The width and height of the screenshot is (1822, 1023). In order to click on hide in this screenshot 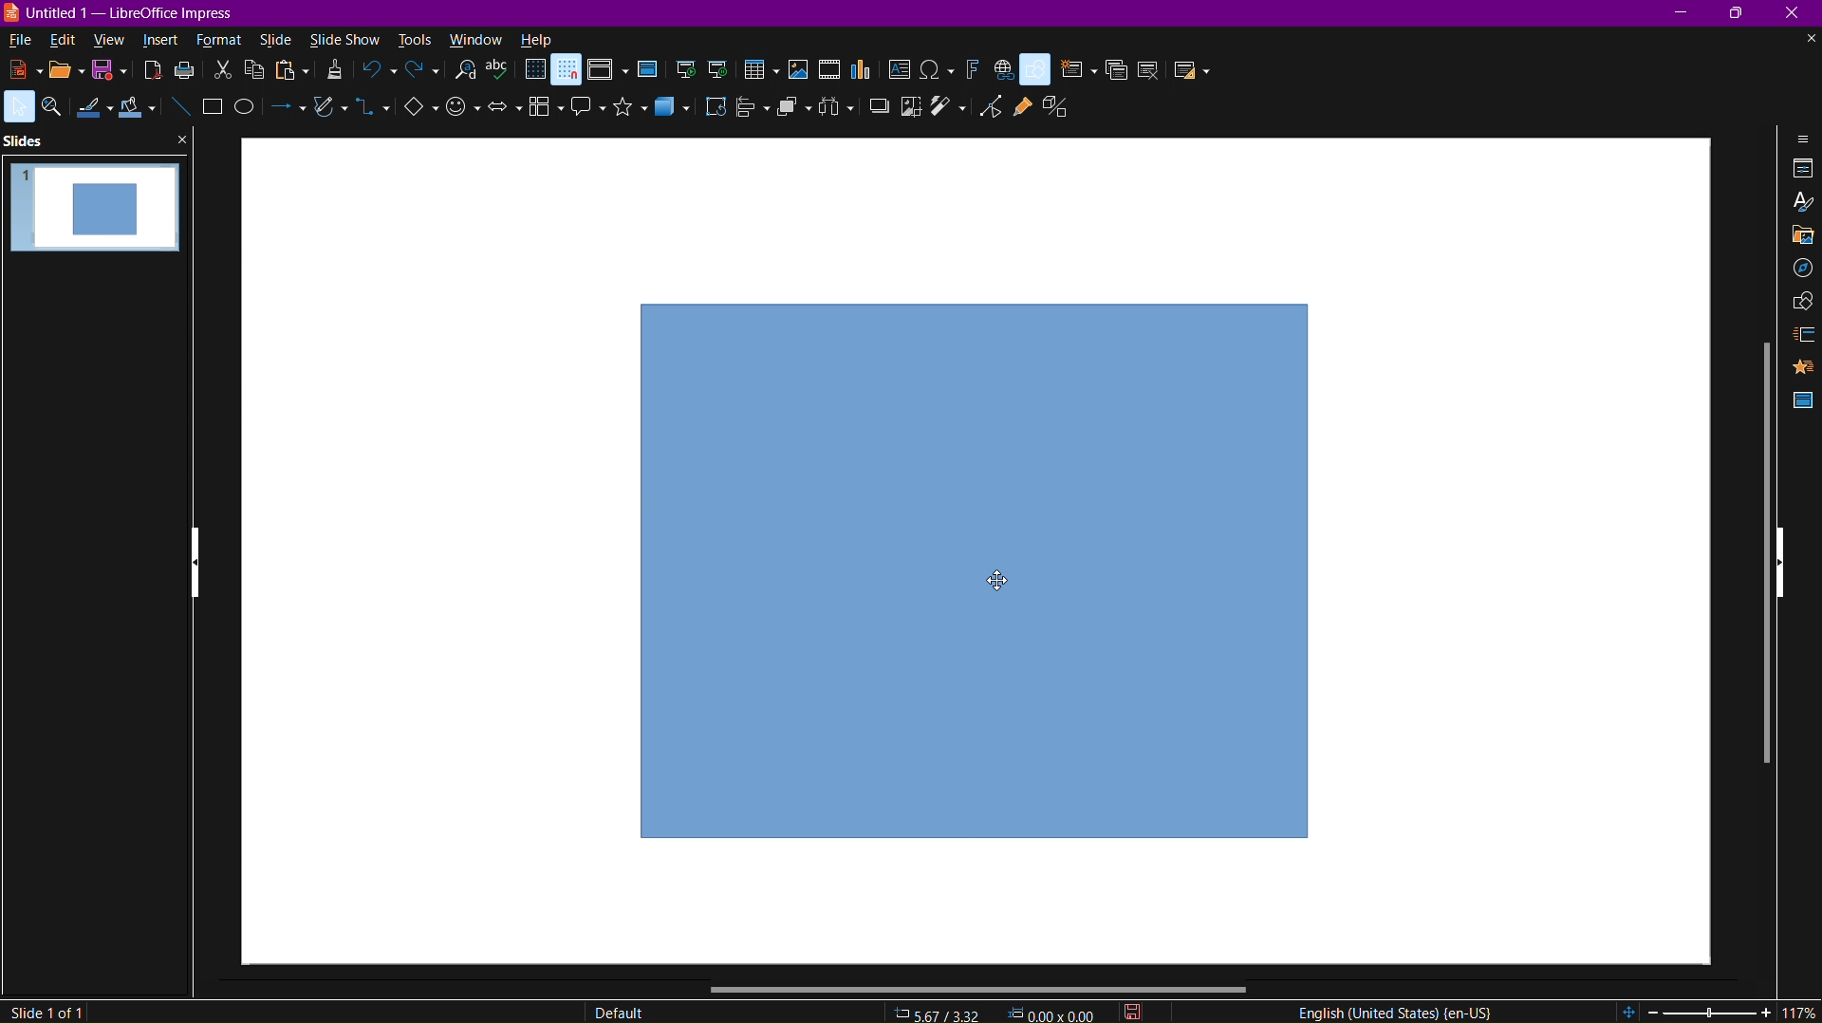, I will do `click(1780, 564)`.